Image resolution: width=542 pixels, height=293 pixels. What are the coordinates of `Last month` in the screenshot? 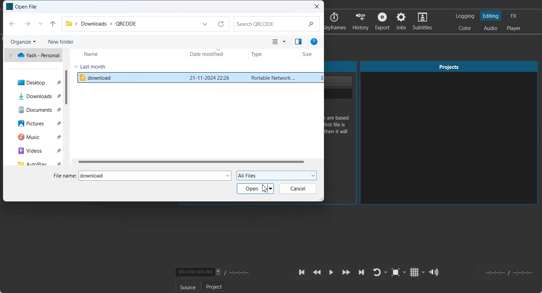 It's located at (90, 67).